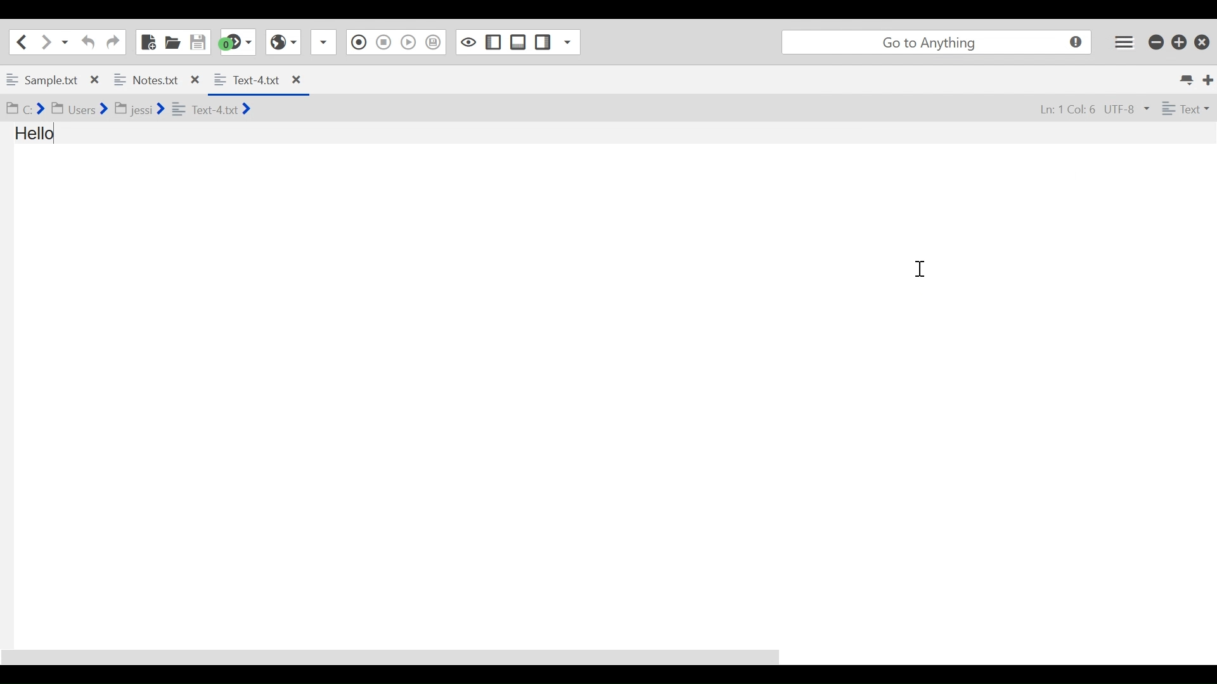  Describe the element at coordinates (566, 42) in the screenshot. I see `Show Specific Sidebar` at that location.